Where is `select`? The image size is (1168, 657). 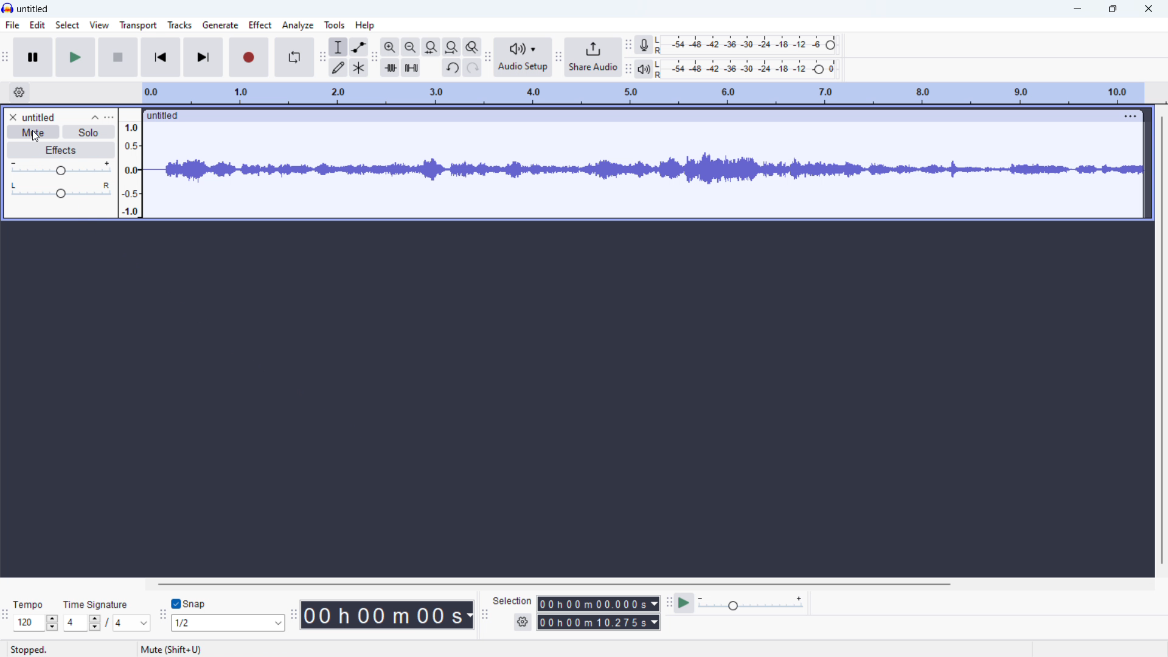 select is located at coordinates (68, 24).